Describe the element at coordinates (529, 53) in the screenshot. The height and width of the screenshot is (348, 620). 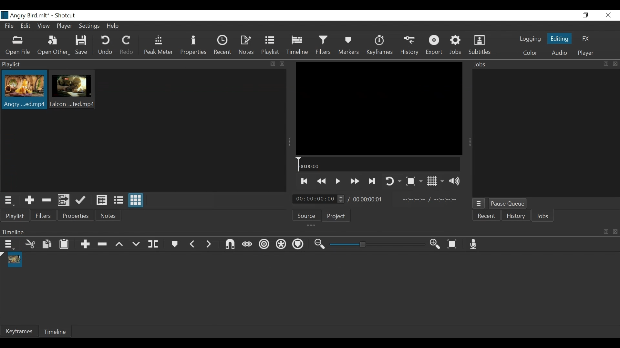
I see `Color` at that location.